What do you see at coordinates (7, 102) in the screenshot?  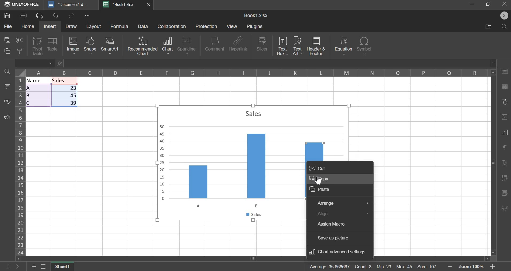 I see `spelling` at bounding box center [7, 102].